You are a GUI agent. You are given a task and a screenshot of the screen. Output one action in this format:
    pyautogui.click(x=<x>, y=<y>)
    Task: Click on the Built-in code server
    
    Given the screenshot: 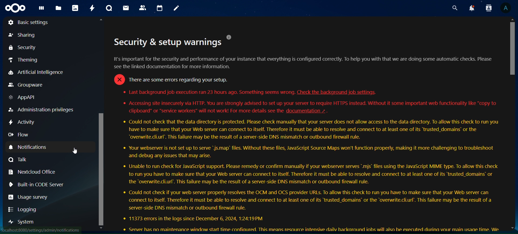 What is the action you would take?
    pyautogui.click(x=39, y=184)
    